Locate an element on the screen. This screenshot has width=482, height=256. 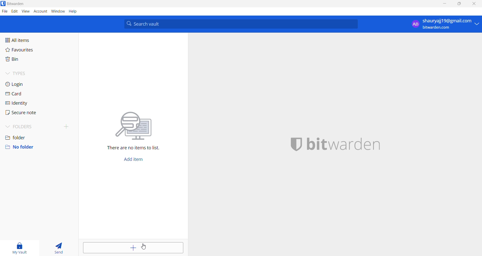
account is located at coordinates (40, 12).